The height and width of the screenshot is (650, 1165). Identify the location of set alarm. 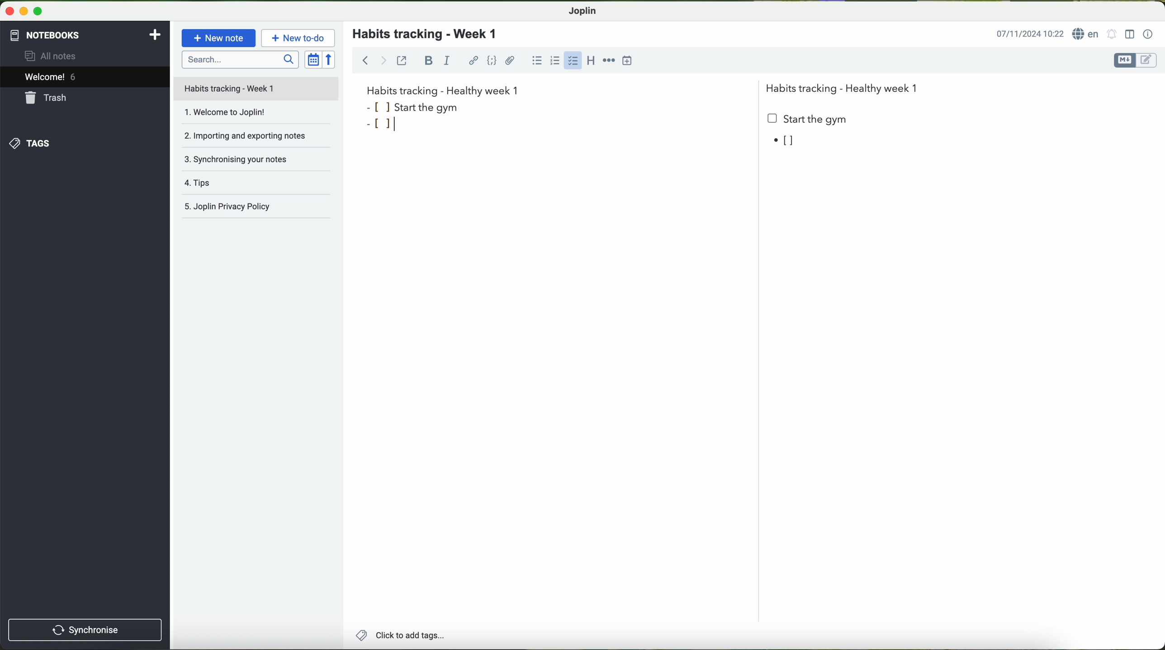
(1112, 33).